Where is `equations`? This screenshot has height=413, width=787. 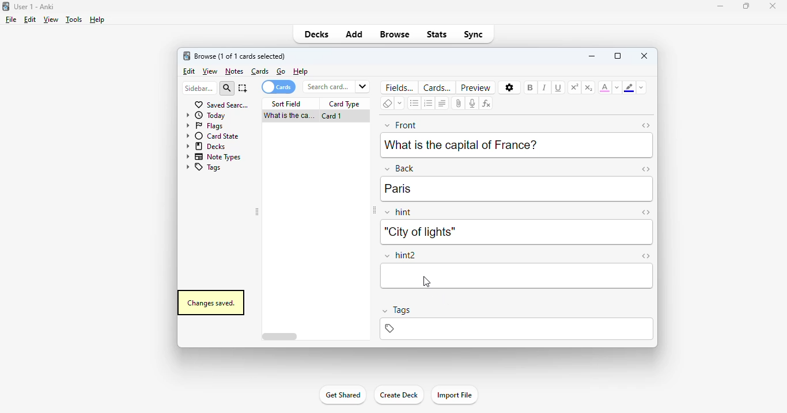
equations is located at coordinates (486, 104).